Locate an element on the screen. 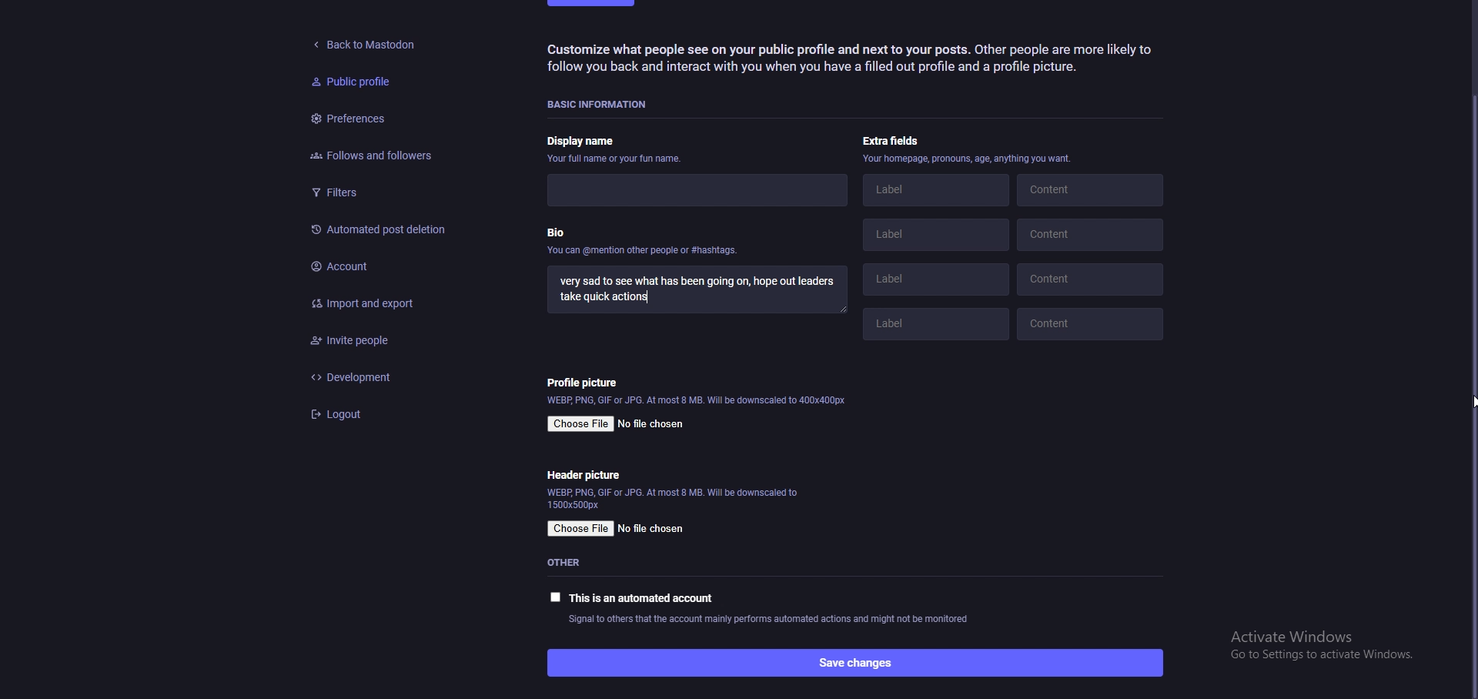 This screenshot has height=699, width=1478. label is located at coordinates (936, 192).